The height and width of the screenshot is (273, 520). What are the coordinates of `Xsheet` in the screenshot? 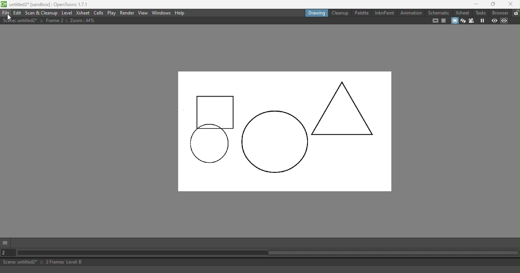 It's located at (83, 13).